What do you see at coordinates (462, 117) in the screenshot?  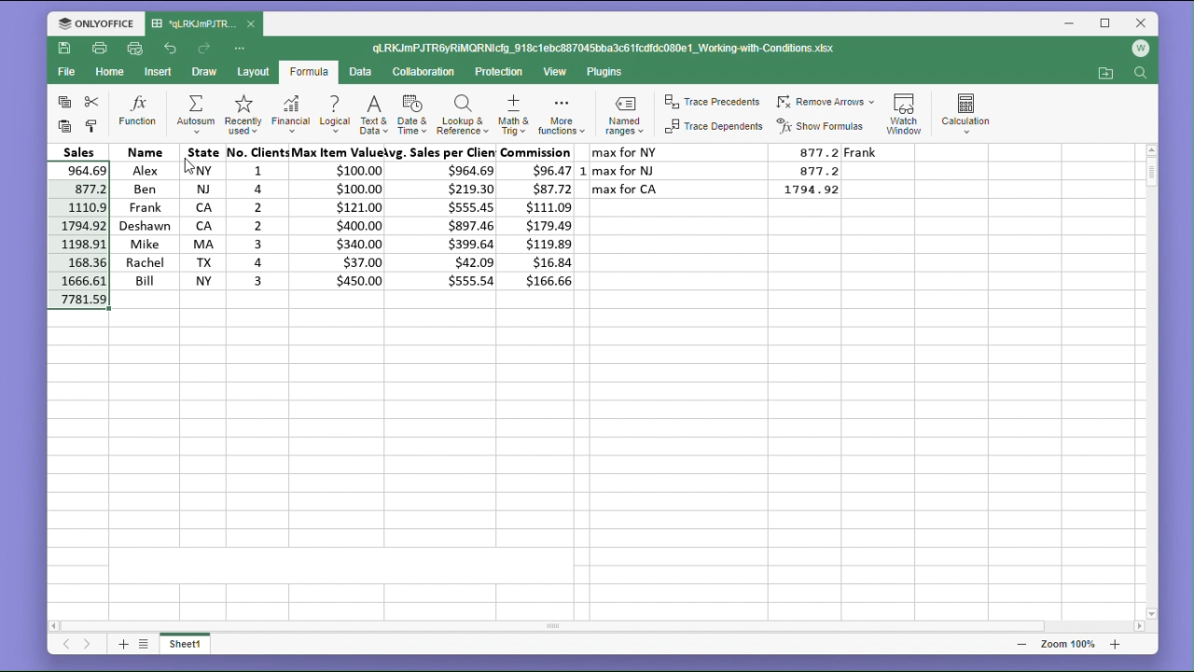 I see `lookup and reference` at bounding box center [462, 117].